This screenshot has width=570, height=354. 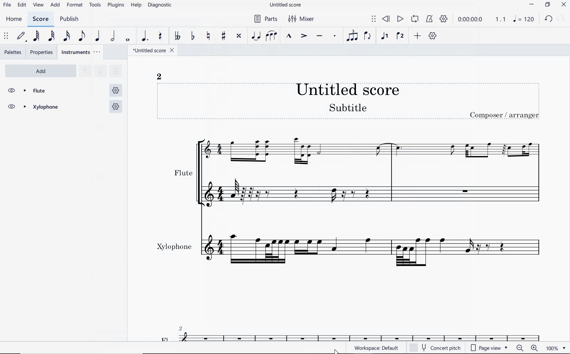 What do you see at coordinates (161, 36) in the screenshot?
I see `REST` at bounding box center [161, 36].